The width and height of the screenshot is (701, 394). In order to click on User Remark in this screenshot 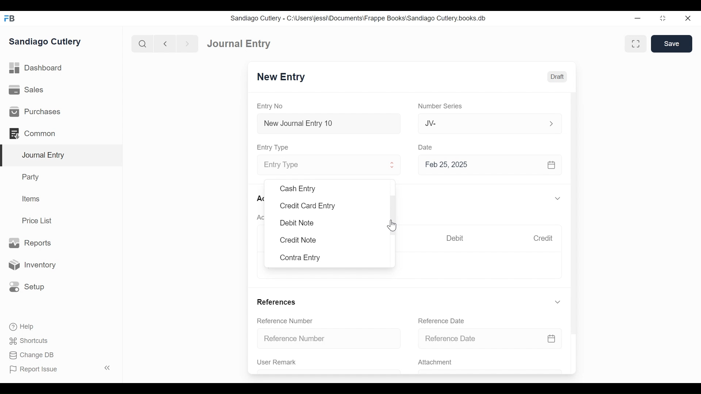, I will do `click(277, 362)`.